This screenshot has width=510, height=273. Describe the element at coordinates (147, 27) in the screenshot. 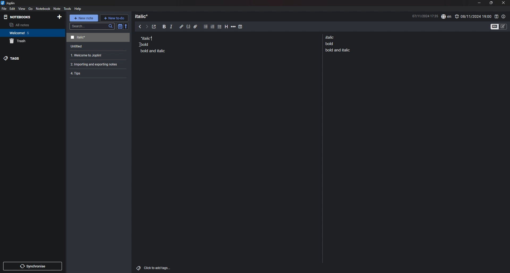

I see `next` at that location.